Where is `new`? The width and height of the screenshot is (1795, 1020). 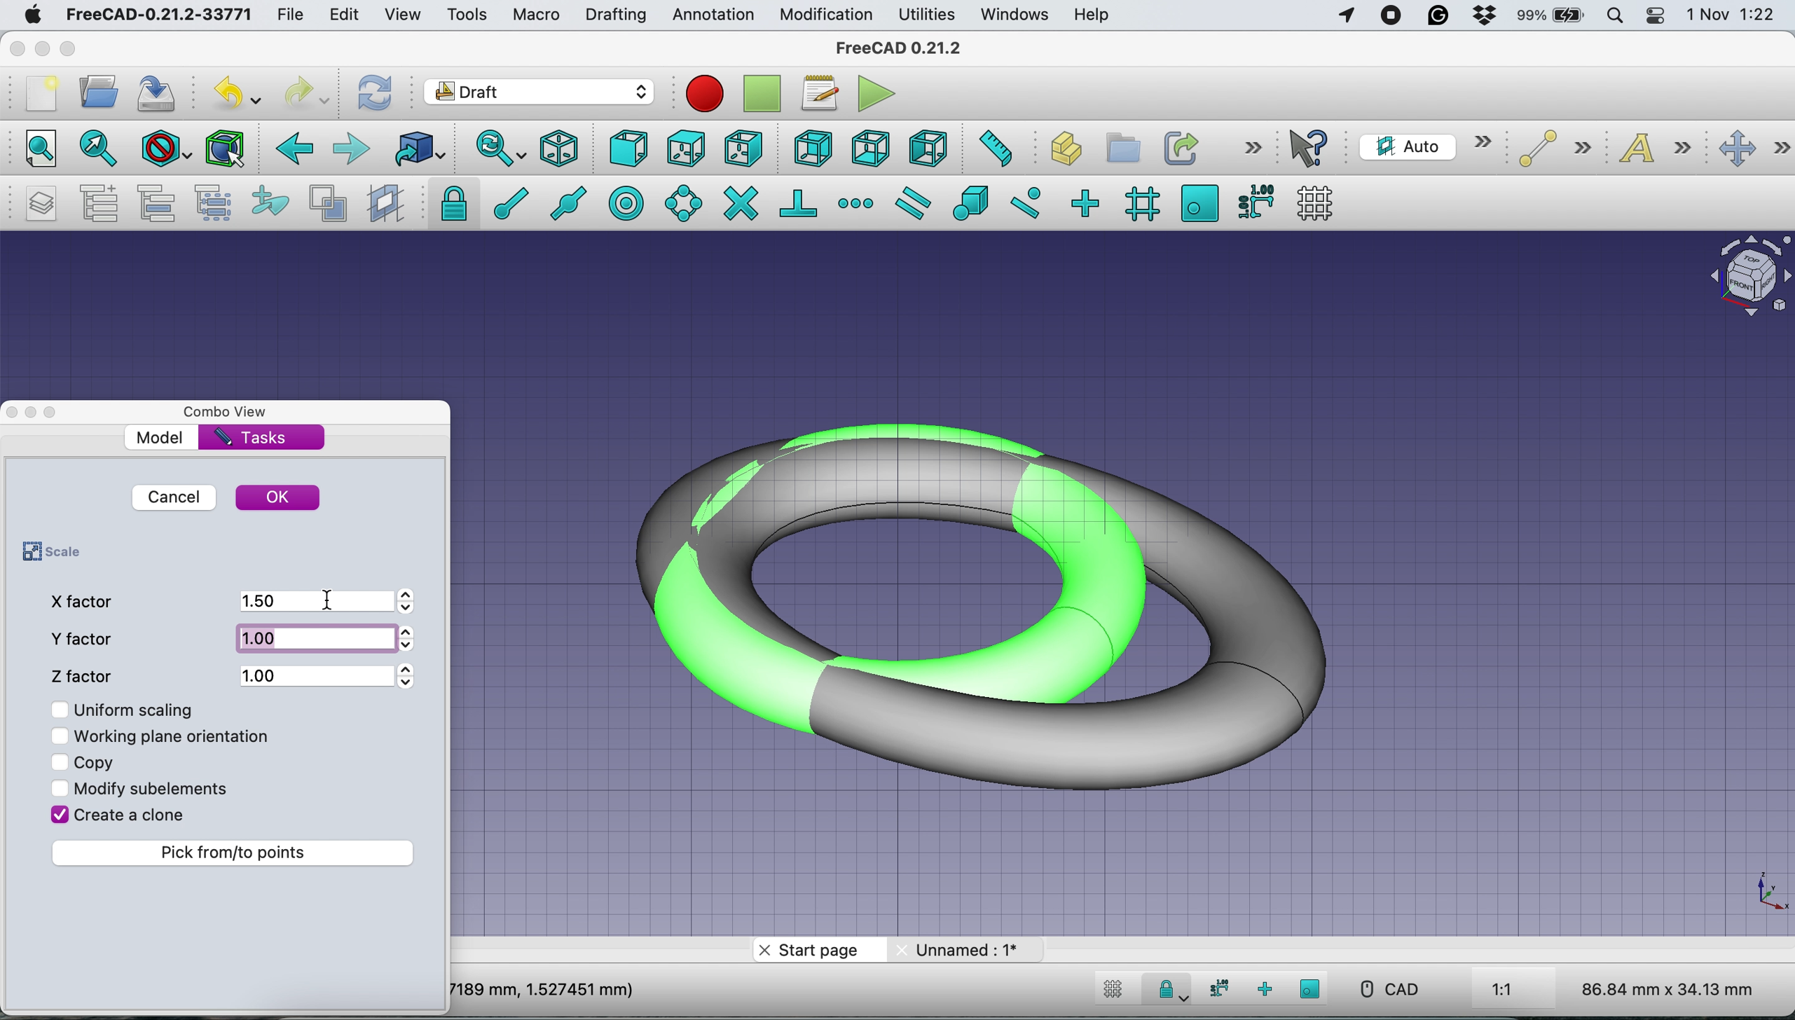
new is located at coordinates (40, 93).